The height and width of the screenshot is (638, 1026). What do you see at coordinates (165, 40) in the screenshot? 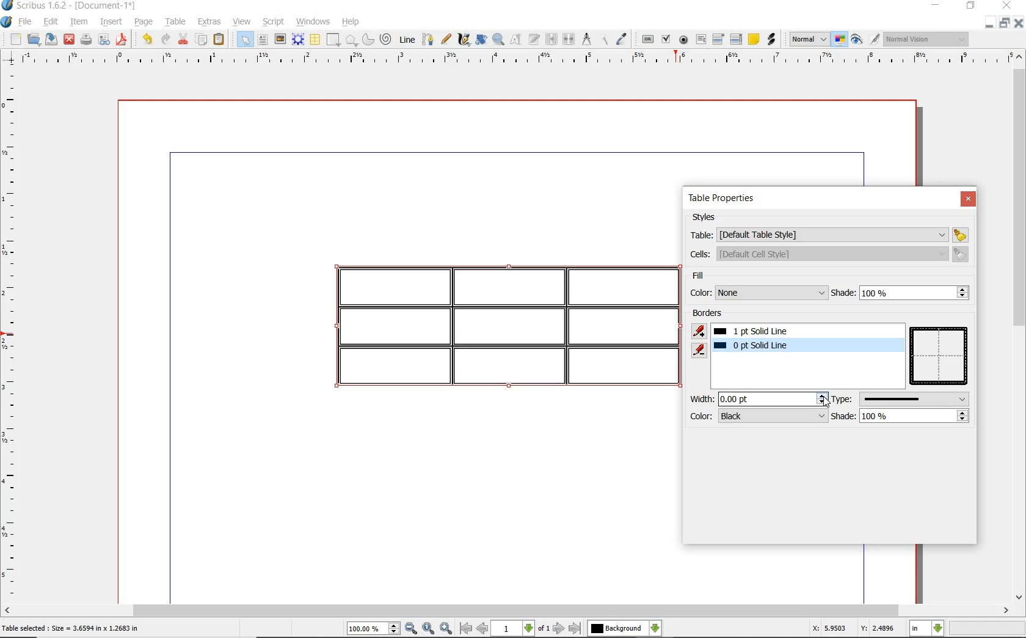
I see `redo` at bounding box center [165, 40].